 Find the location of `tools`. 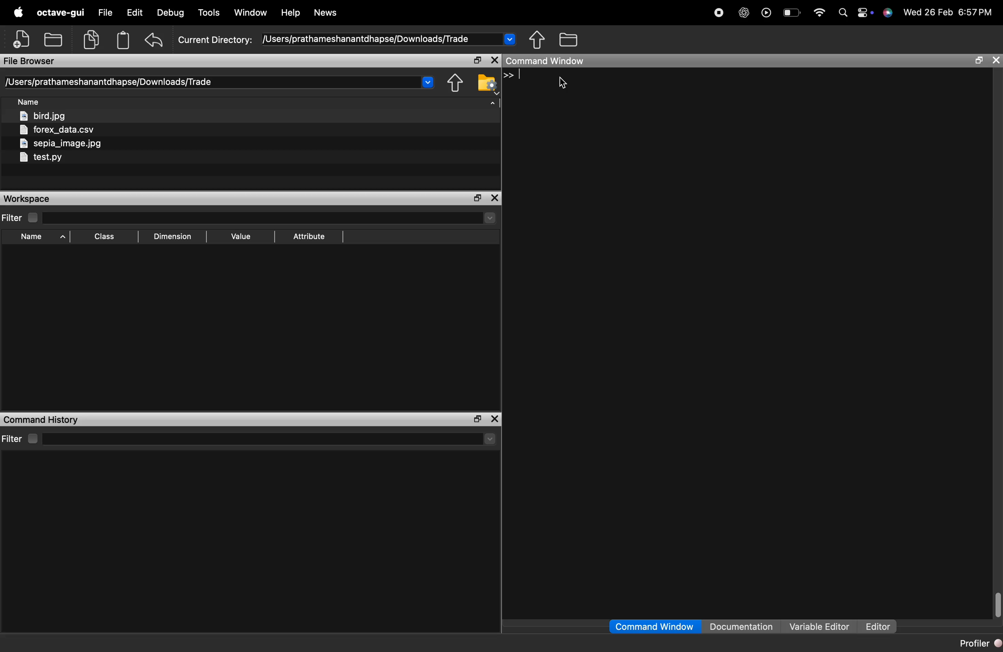

tools is located at coordinates (210, 12).